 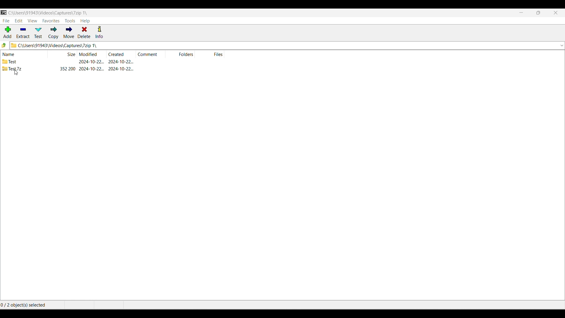 I want to click on Location options, so click(x=562, y=45).